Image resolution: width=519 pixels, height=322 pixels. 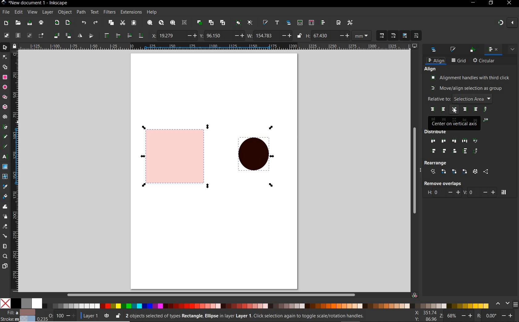 What do you see at coordinates (455, 151) in the screenshot?
I see `EVEN BOTTOM EDGES` at bounding box center [455, 151].